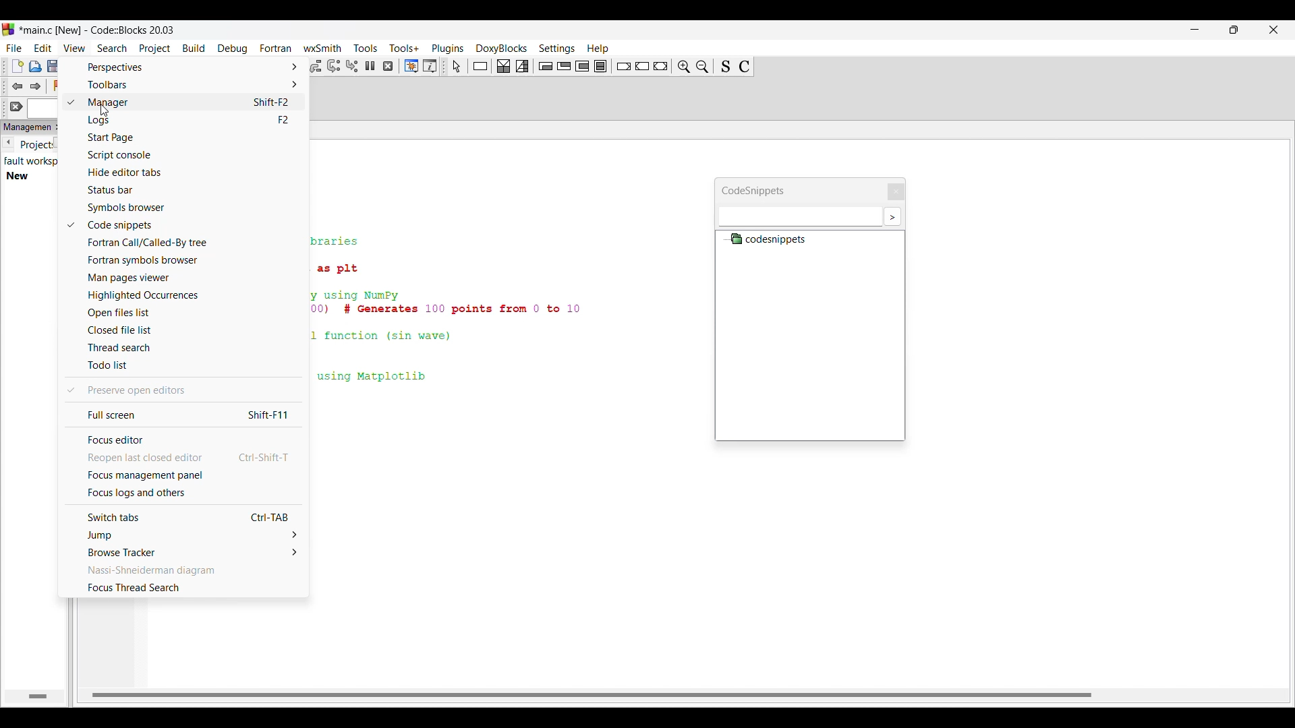 Image resolution: width=1295 pixels, height=728 pixels. What do you see at coordinates (70, 246) in the screenshot?
I see `Checkmark indicates selected options` at bounding box center [70, 246].